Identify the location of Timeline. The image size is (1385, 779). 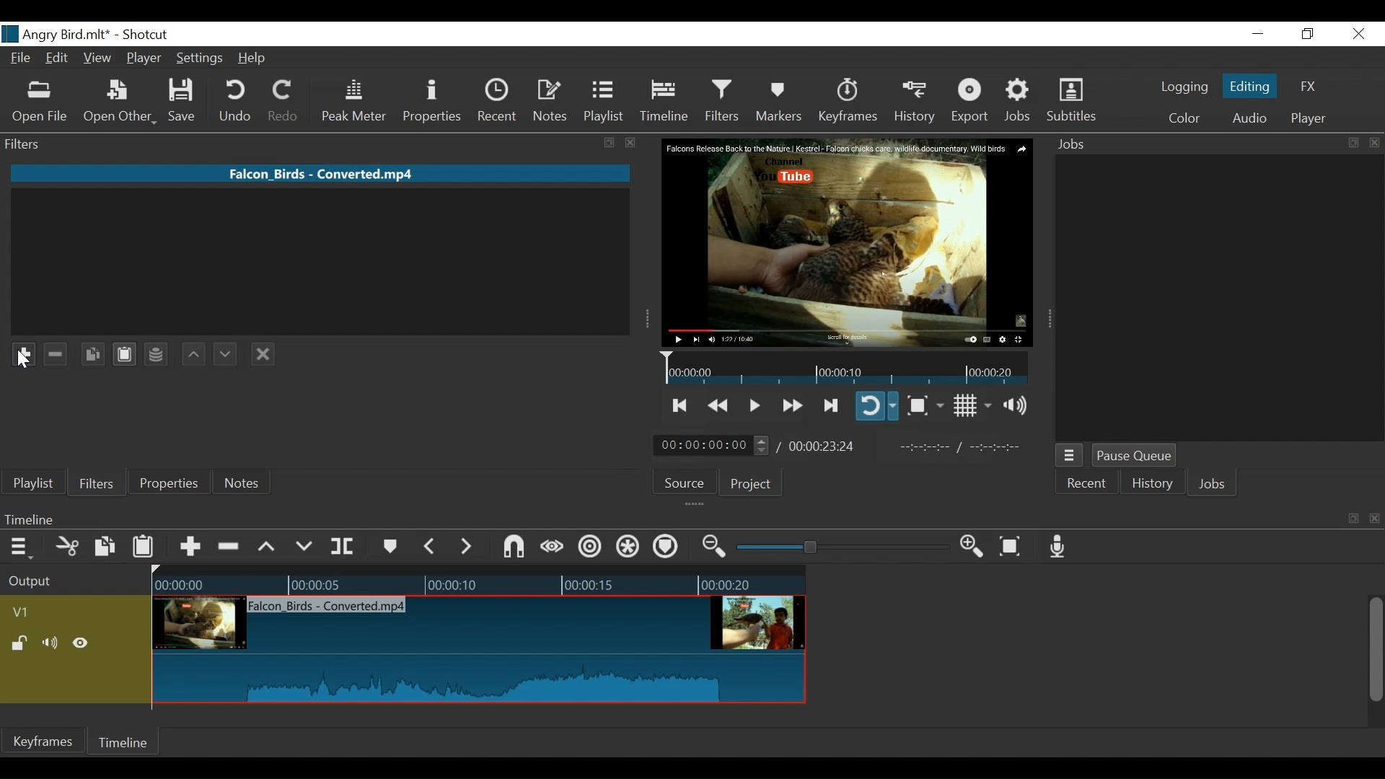
(667, 519).